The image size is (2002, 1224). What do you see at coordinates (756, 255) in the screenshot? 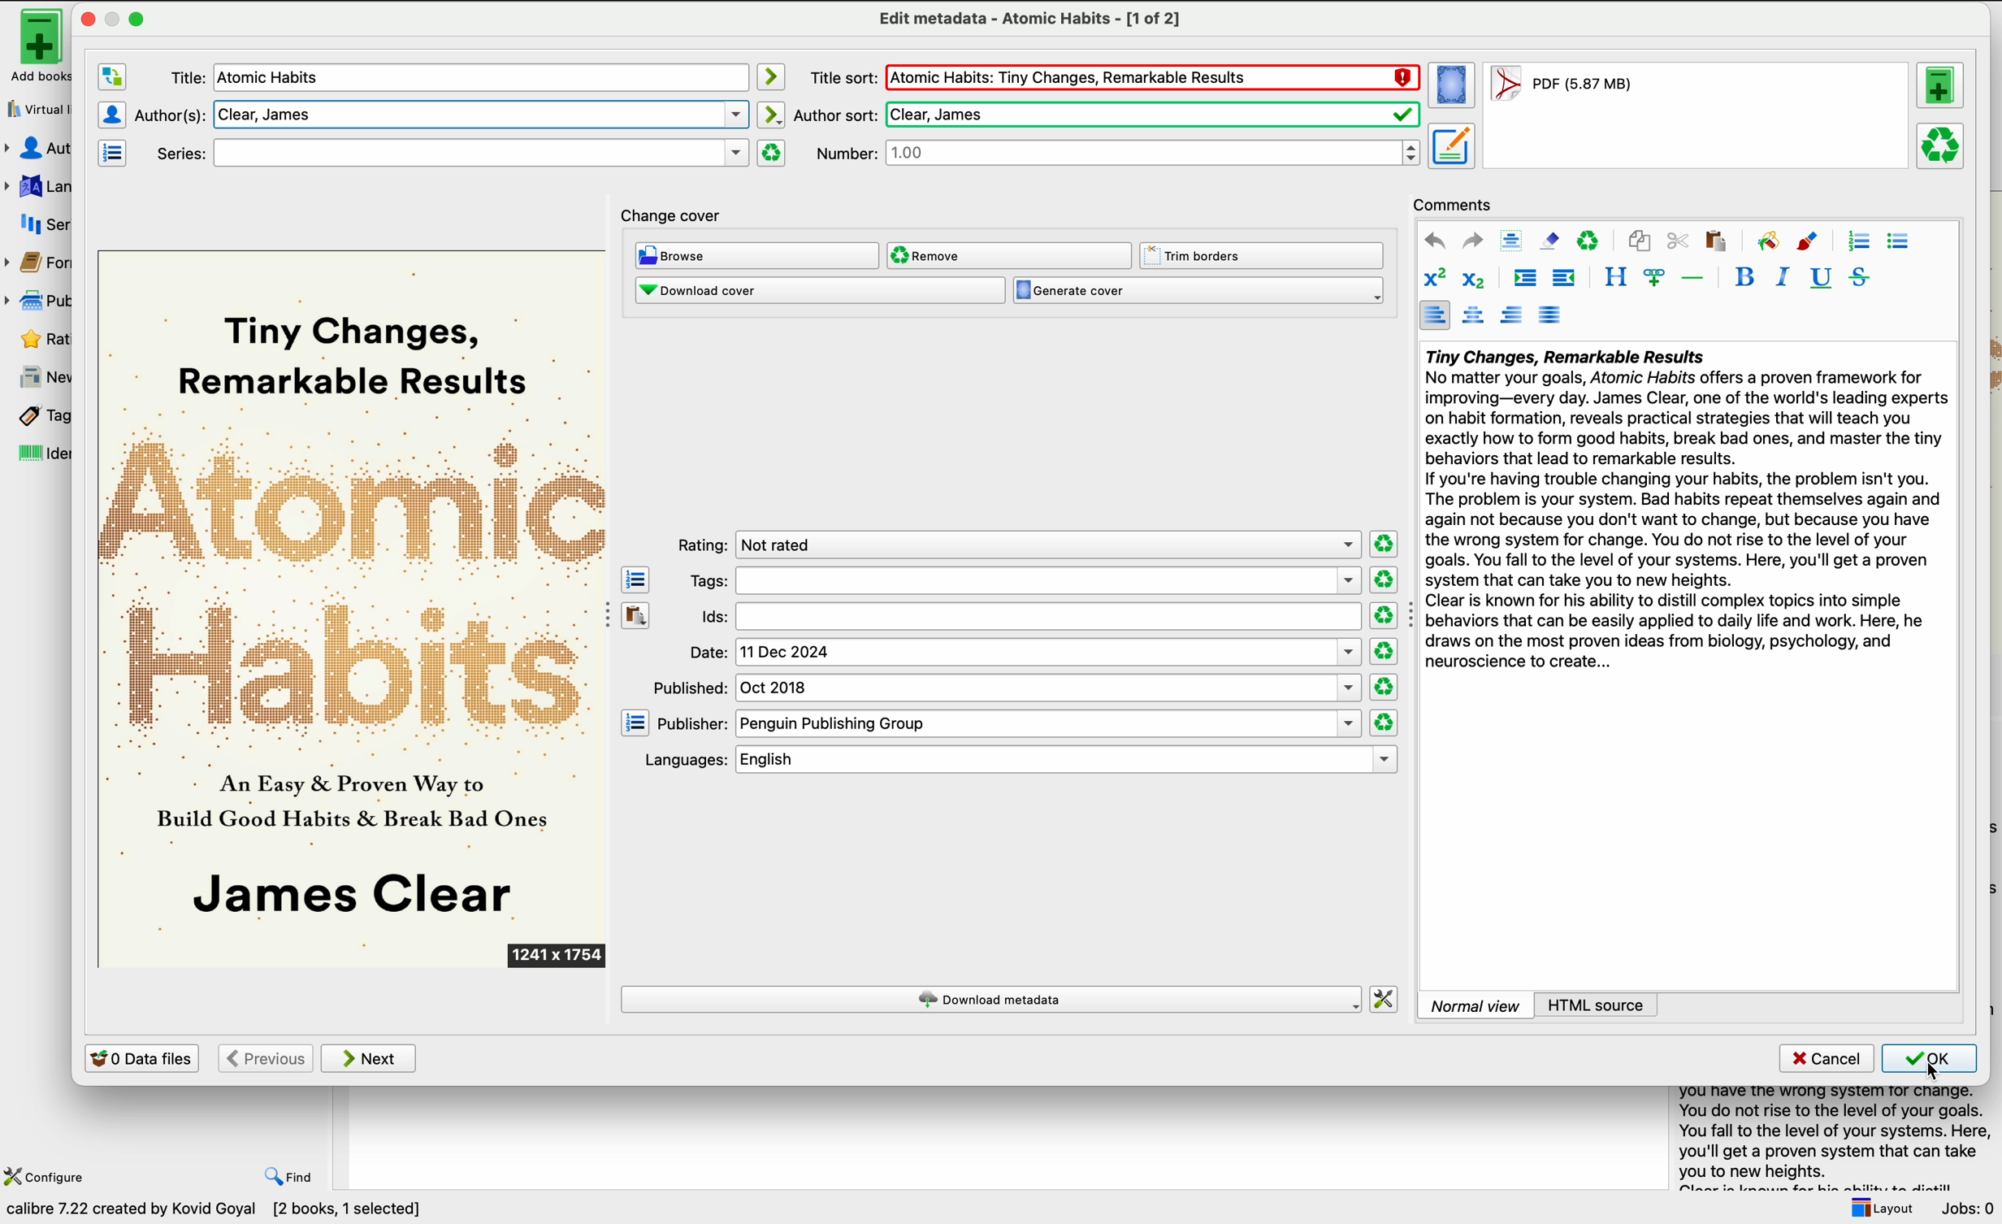
I see `browse` at bounding box center [756, 255].